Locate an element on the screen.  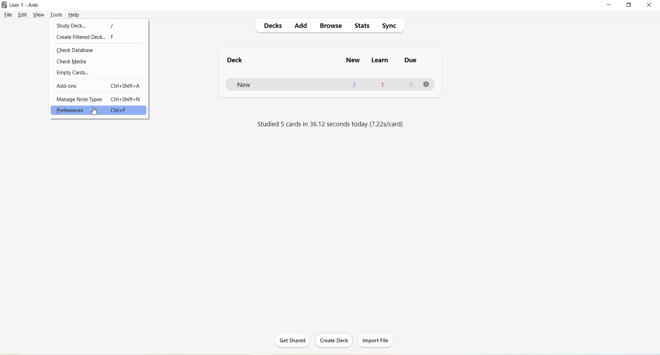
Minimize is located at coordinates (610, 5).